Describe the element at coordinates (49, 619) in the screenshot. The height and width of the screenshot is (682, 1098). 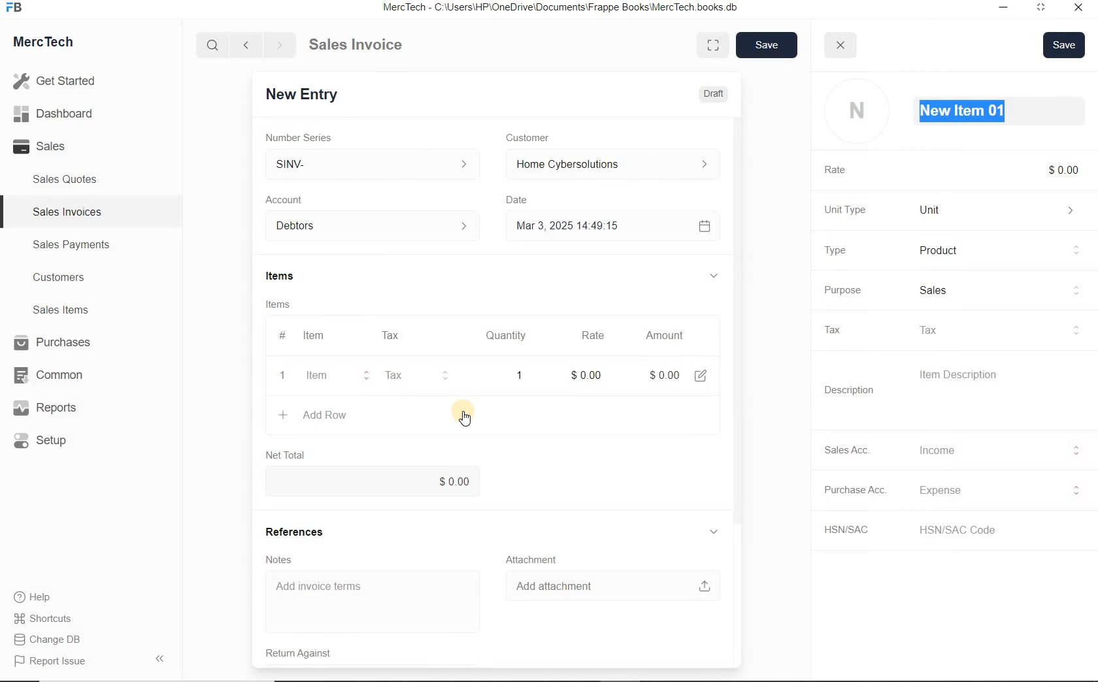
I see `Shortcuts` at that location.